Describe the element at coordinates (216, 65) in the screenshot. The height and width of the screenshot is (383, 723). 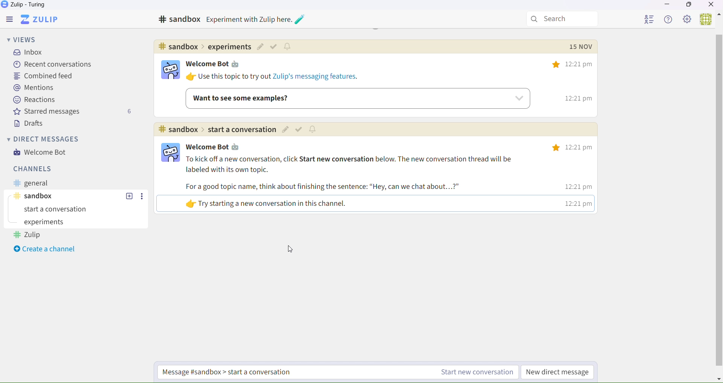
I see `Welcome bot` at that location.